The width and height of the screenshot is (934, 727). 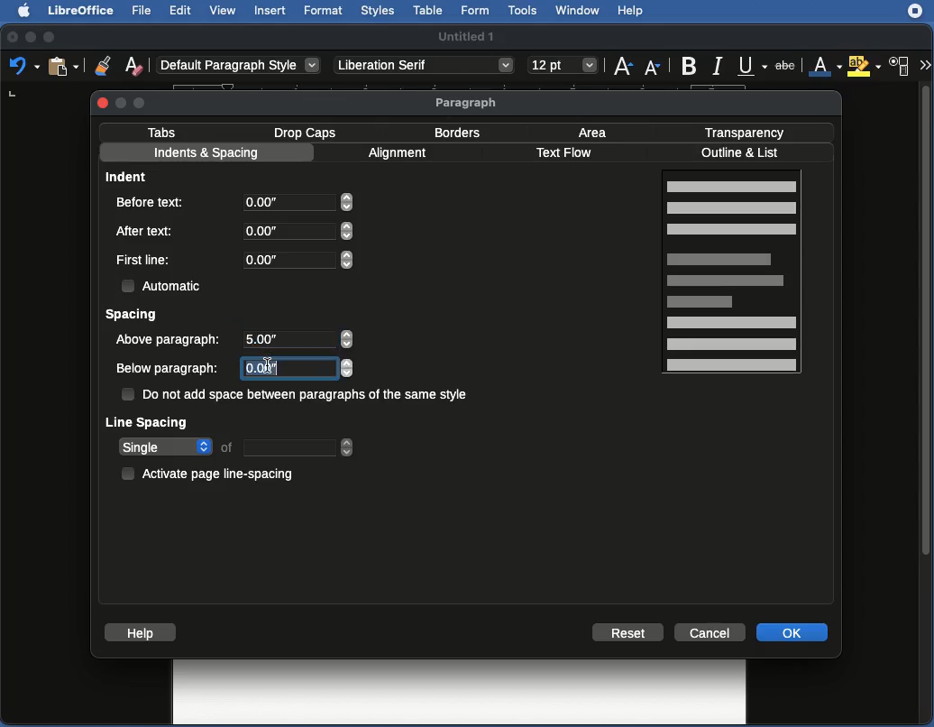 I want to click on Alignment, so click(x=400, y=155).